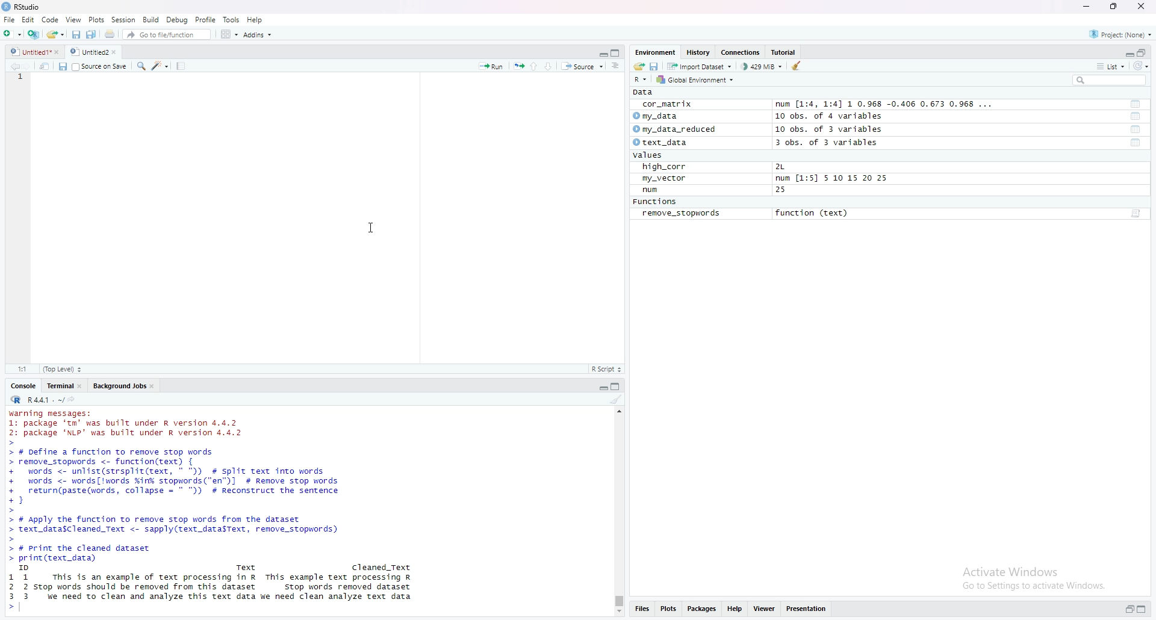 The width and height of the screenshot is (1156, 620). Describe the element at coordinates (1142, 66) in the screenshot. I see `Refresh` at that location.